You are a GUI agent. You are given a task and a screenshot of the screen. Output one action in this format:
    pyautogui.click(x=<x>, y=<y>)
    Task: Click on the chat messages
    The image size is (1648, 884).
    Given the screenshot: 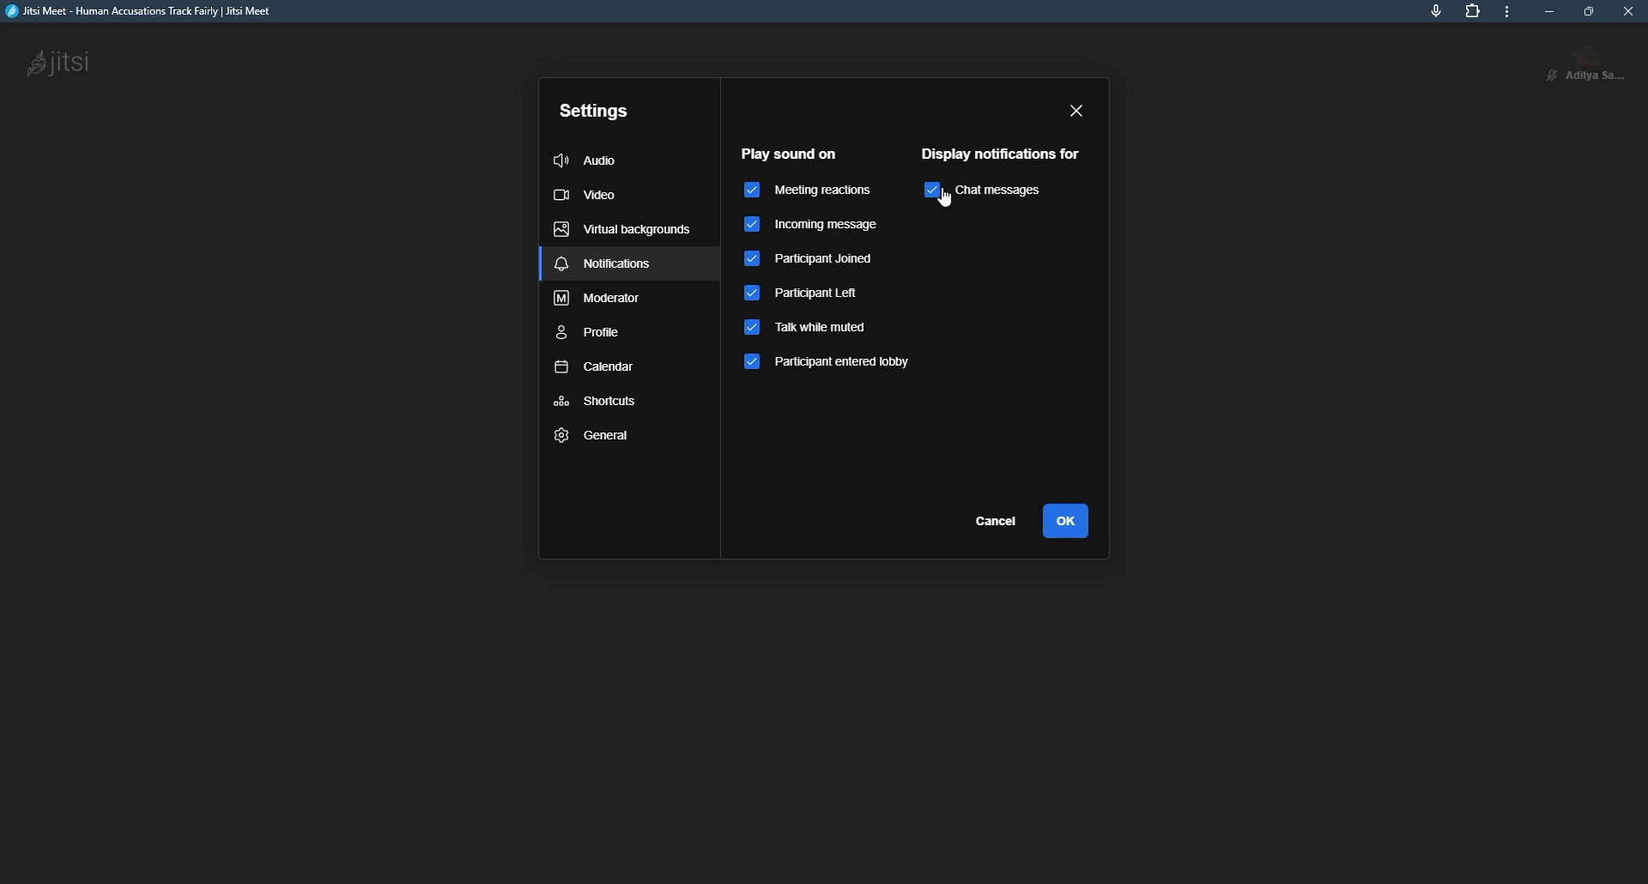 What is the action you would take?
    pyautogui.click(x=985, y=190)
    